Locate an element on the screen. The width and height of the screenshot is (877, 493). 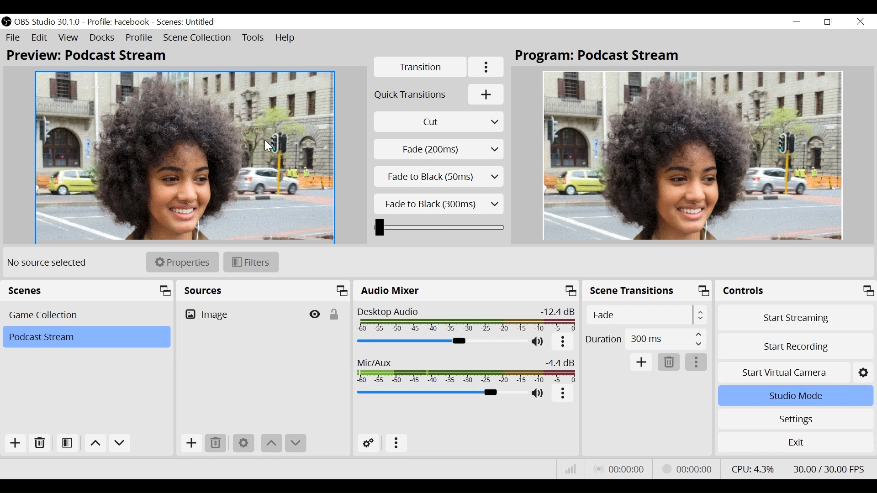
Mic Slider is located at coordinates (440, 393).